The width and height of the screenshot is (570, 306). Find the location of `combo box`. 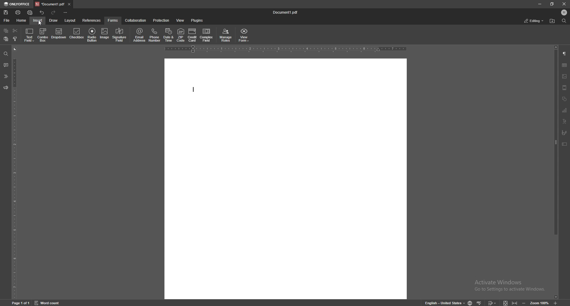

combo box is located at coordinates (42, 35).